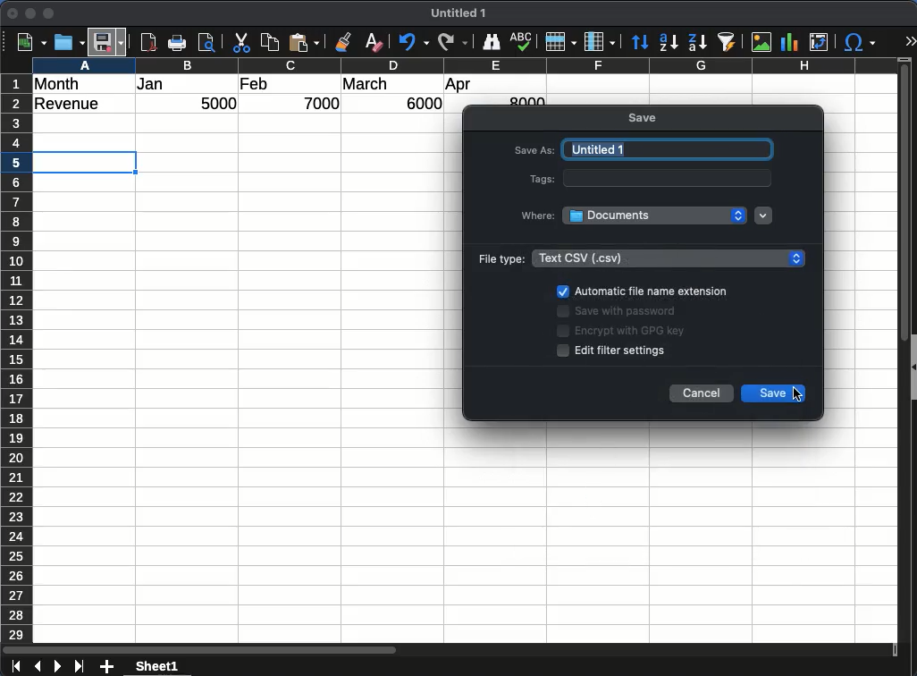 Image resolution: width=917 pixels, height=676 pixels. What do you see at coordinates (492, 42) in the screenshot?
I see `finder` at bounding box center [492, 42].